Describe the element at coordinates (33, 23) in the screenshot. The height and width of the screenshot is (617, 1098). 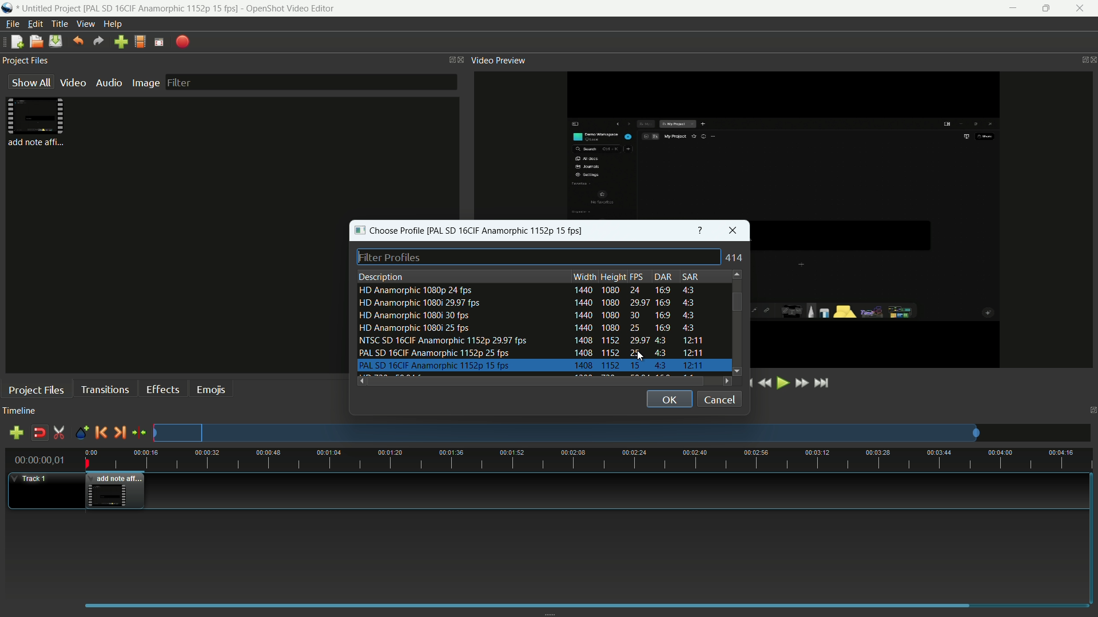
I see `edit menu` at that location.